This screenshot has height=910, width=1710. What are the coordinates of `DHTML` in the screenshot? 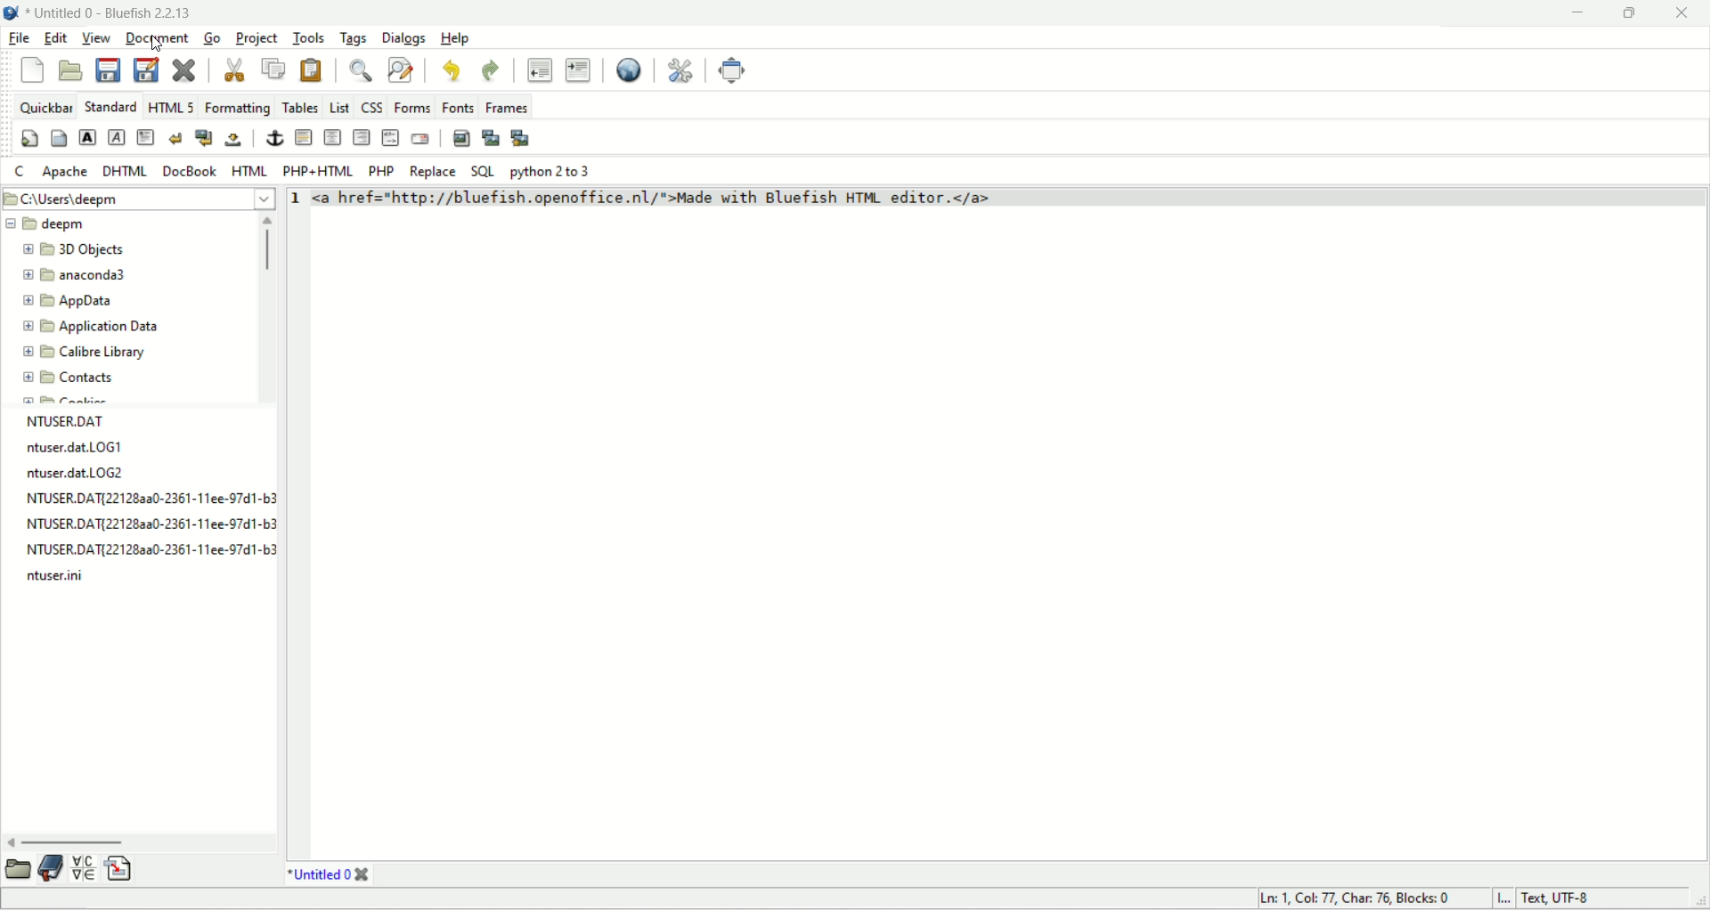 It's located at (125, 173).